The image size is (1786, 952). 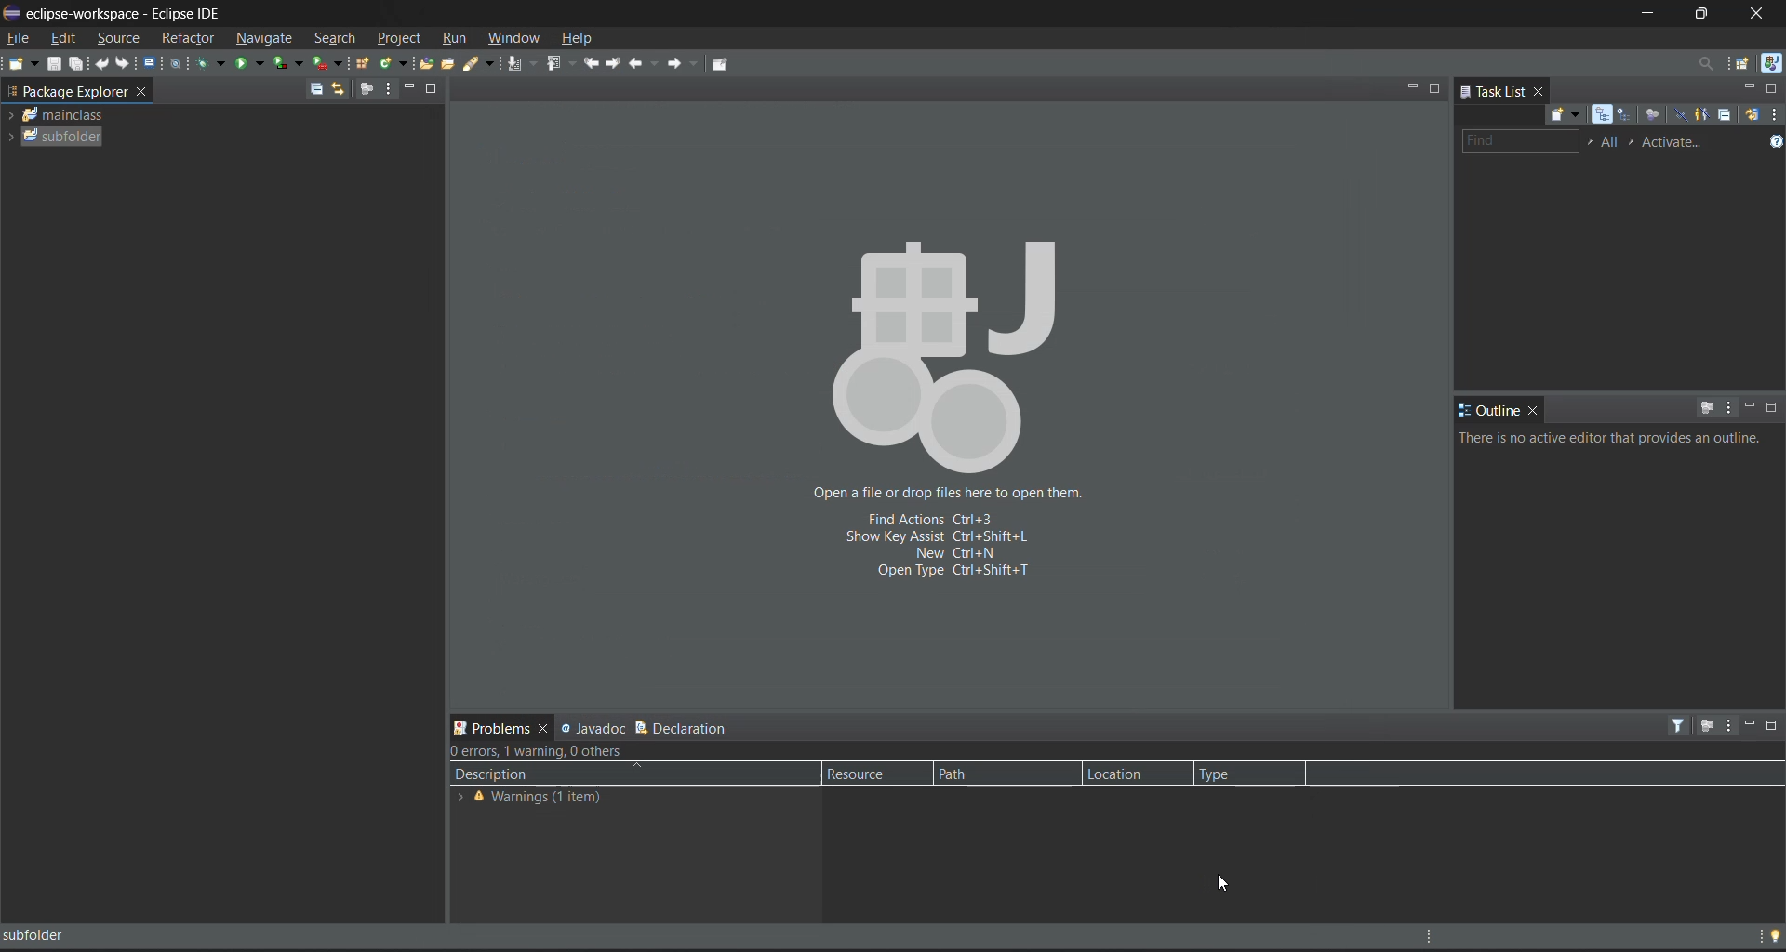 I want to click on file, so click(x=19, y=37).